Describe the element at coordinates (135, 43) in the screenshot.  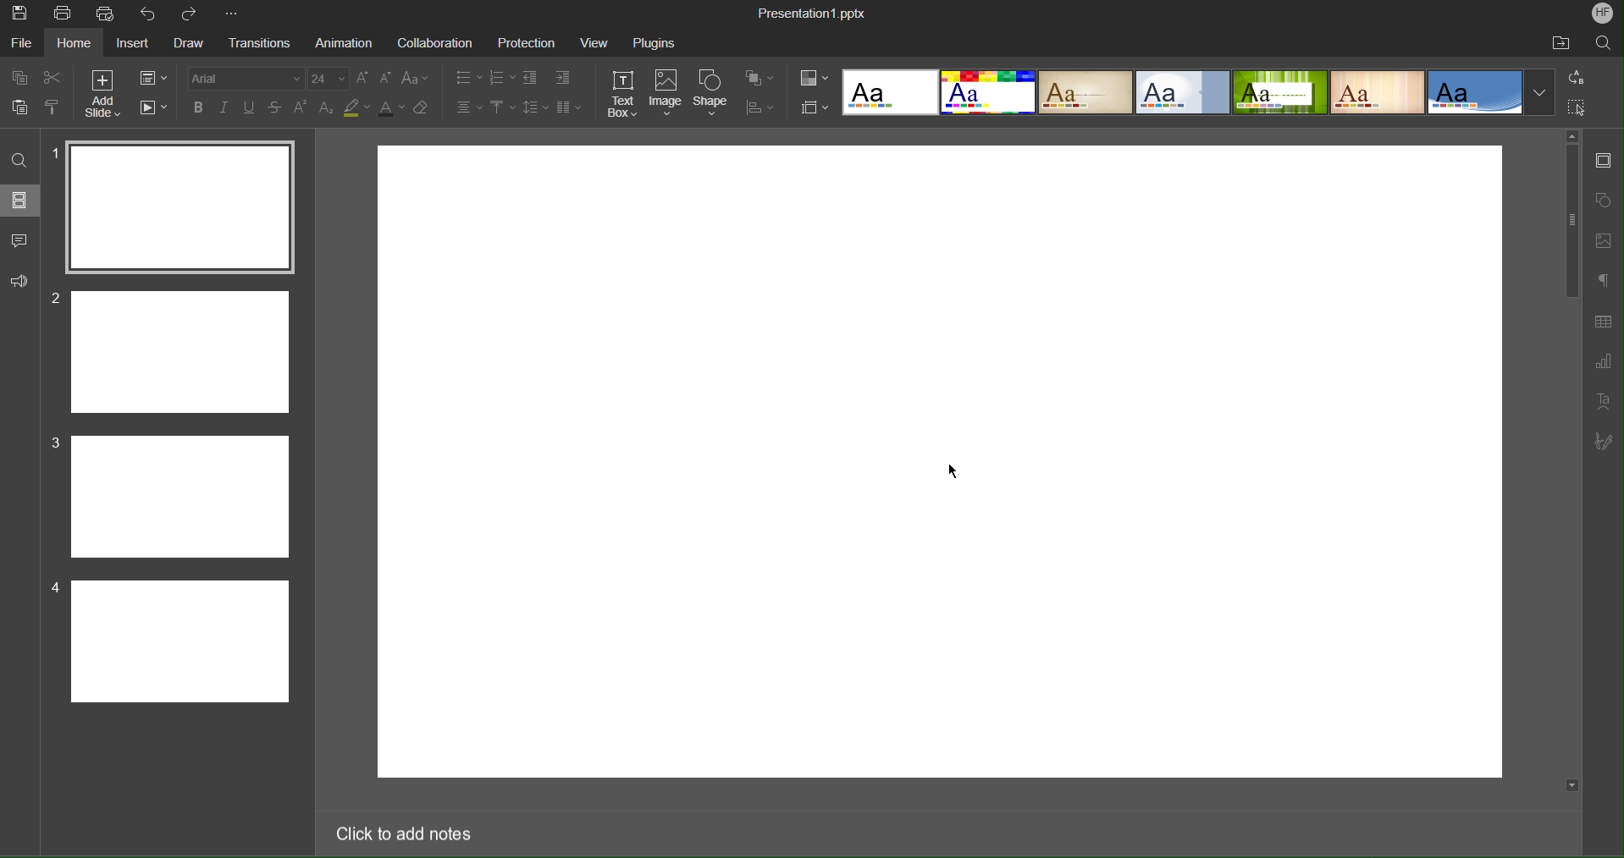
I see `Insert` at that location.